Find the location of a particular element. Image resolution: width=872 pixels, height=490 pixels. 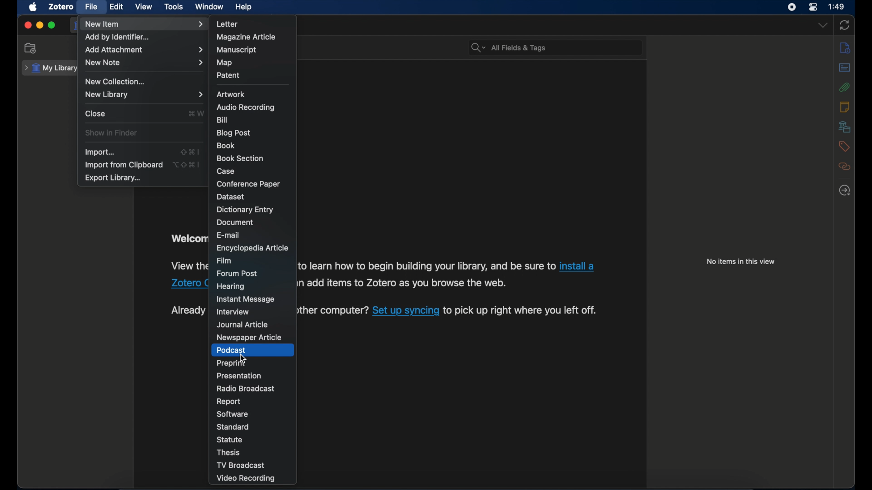

book section is located at coordinates (240, 159).